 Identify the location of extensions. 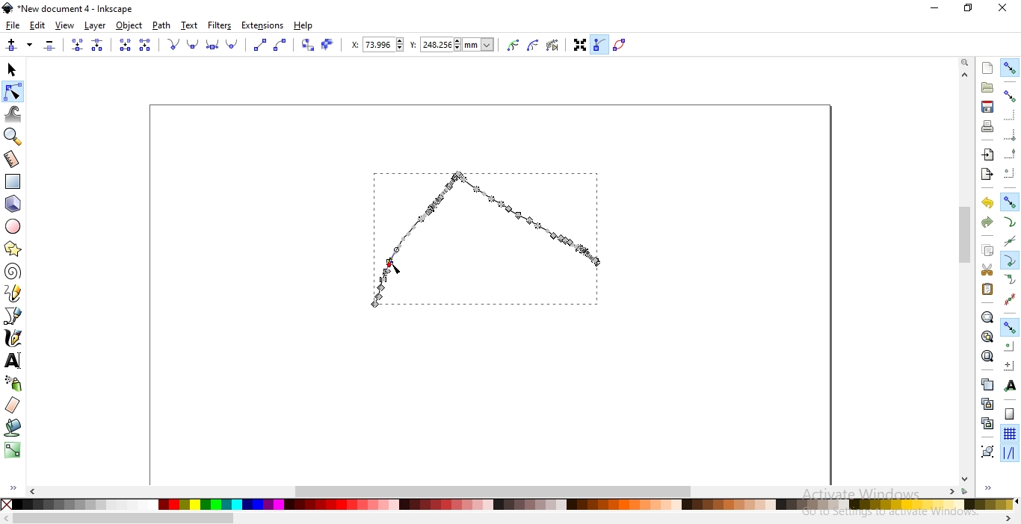
(262, 26).